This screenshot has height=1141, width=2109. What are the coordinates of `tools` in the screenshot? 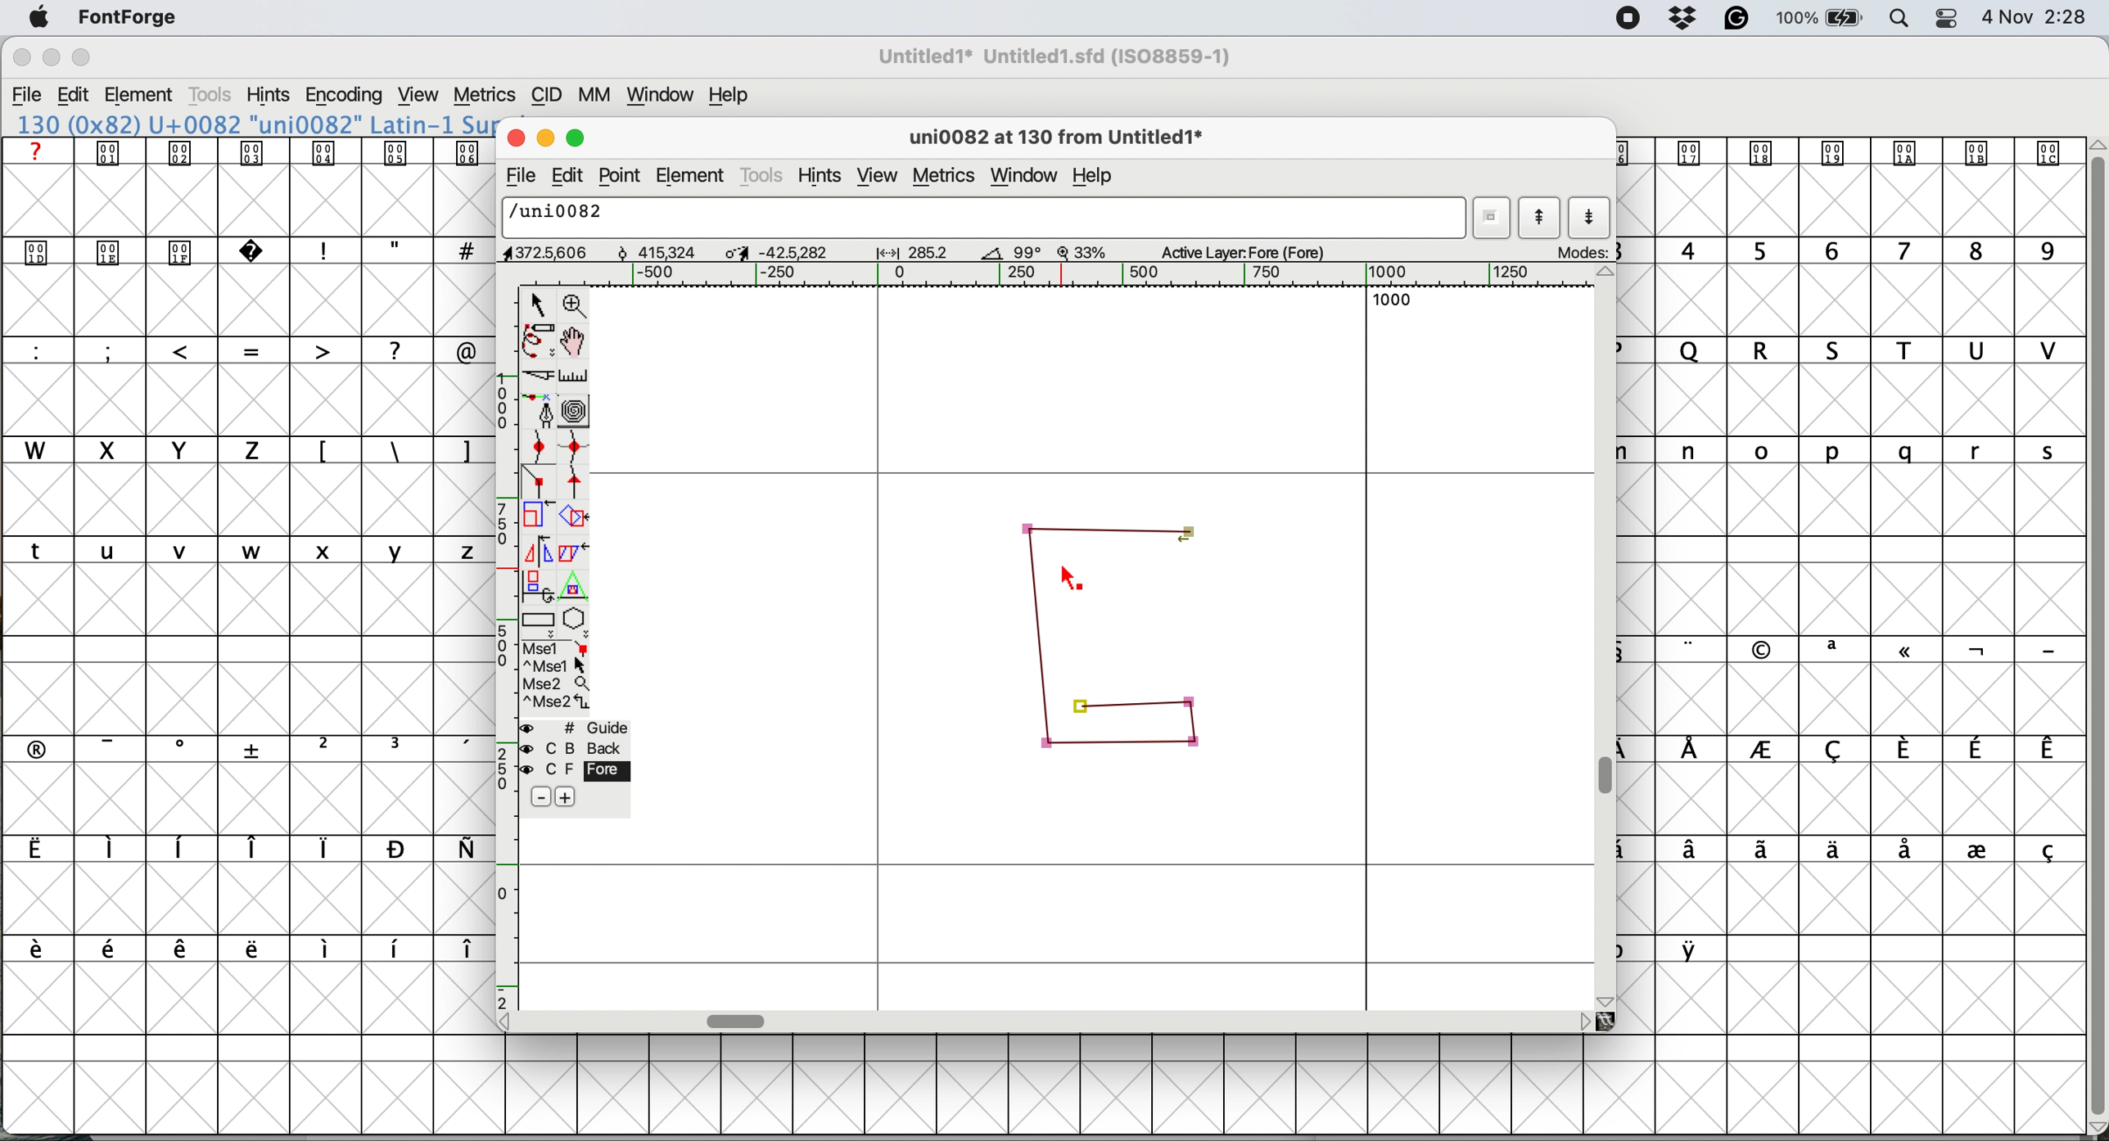 It's located at (214, 95).